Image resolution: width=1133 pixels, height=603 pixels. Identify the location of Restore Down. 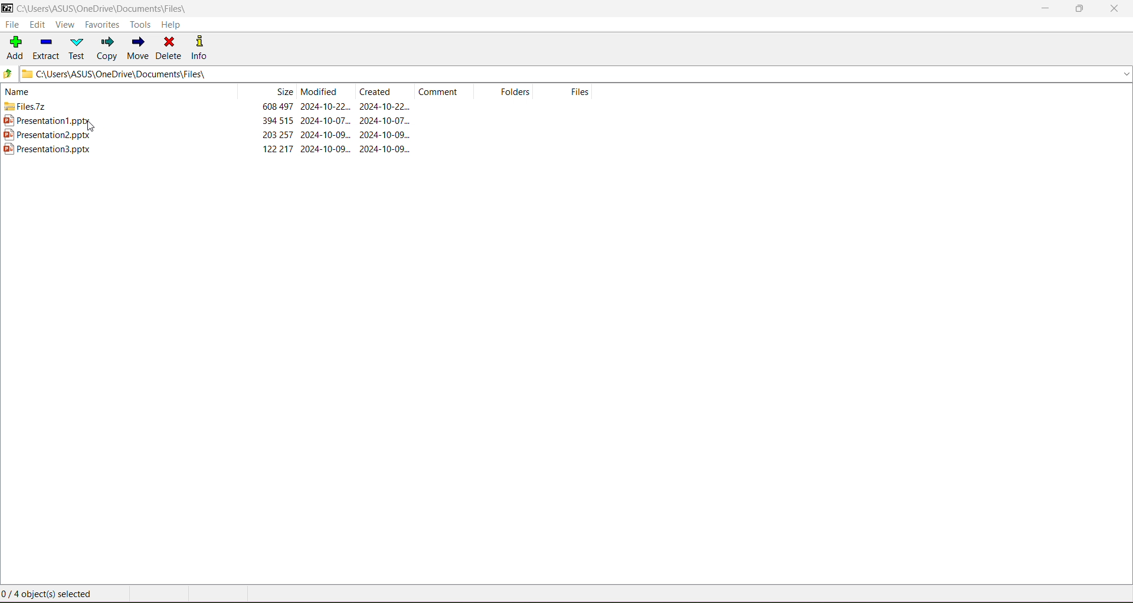
(1080, 9).